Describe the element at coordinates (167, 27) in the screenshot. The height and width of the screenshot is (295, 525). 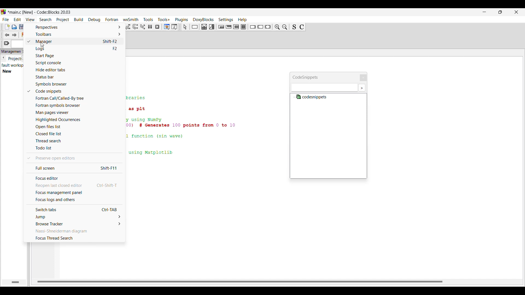
I see `Debugging windows` at that location.